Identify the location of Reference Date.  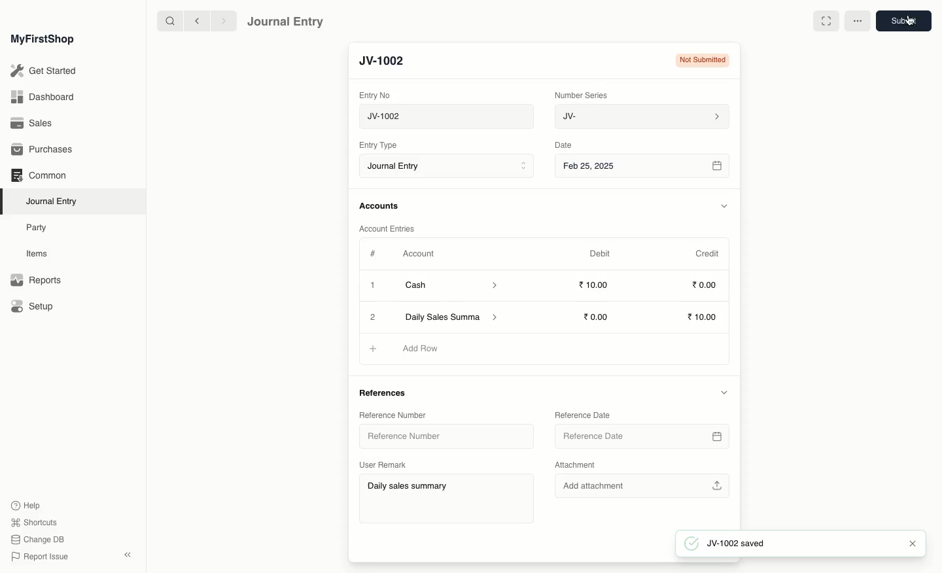
(640, 436).